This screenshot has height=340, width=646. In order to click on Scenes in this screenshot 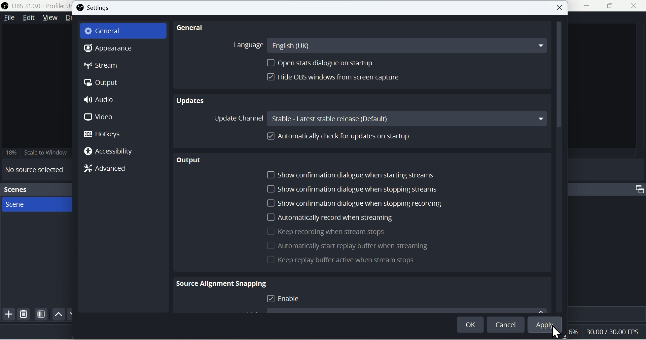, I will do `click(36, 188)`.